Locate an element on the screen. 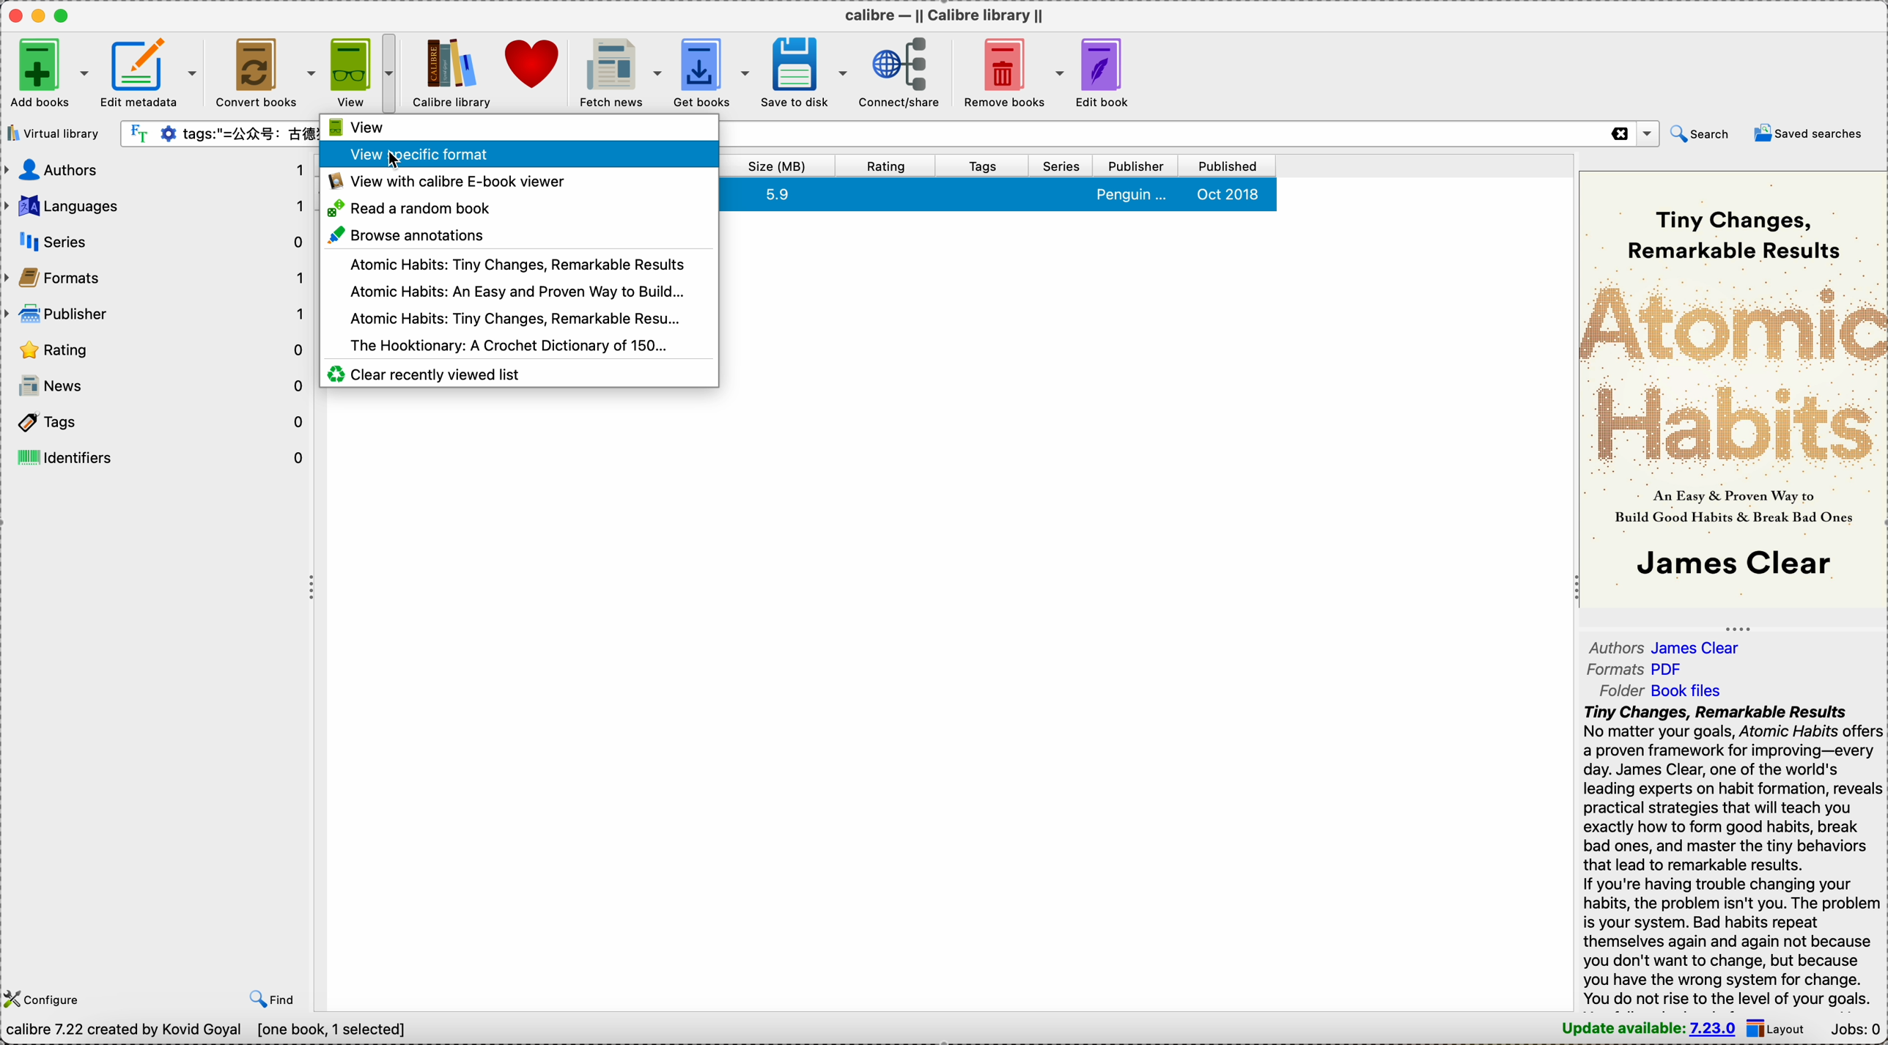 The image size is (1888, 1045). authors is located at coordinates (1670, 647).